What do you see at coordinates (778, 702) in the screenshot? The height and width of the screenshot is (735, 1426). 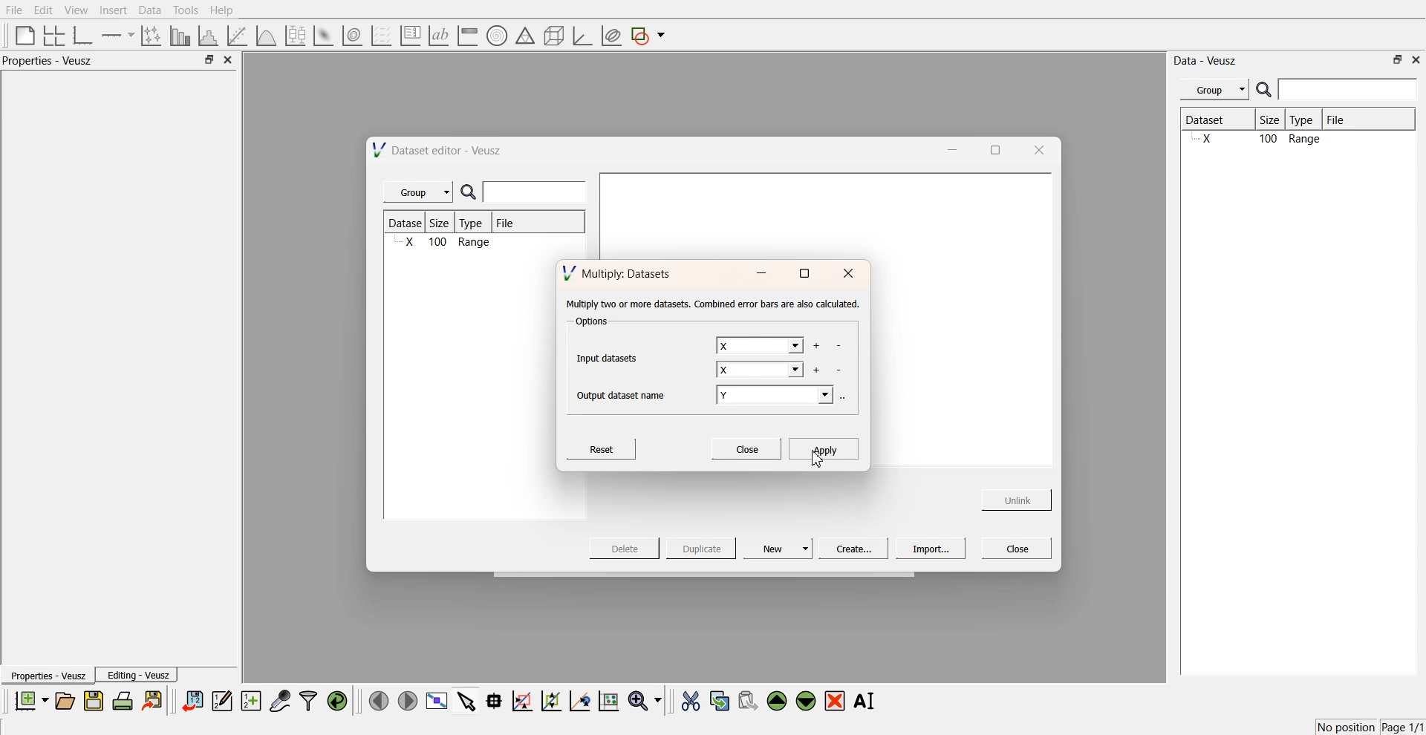 I see `move the selected widgets up` at bounding box center [778, 702].